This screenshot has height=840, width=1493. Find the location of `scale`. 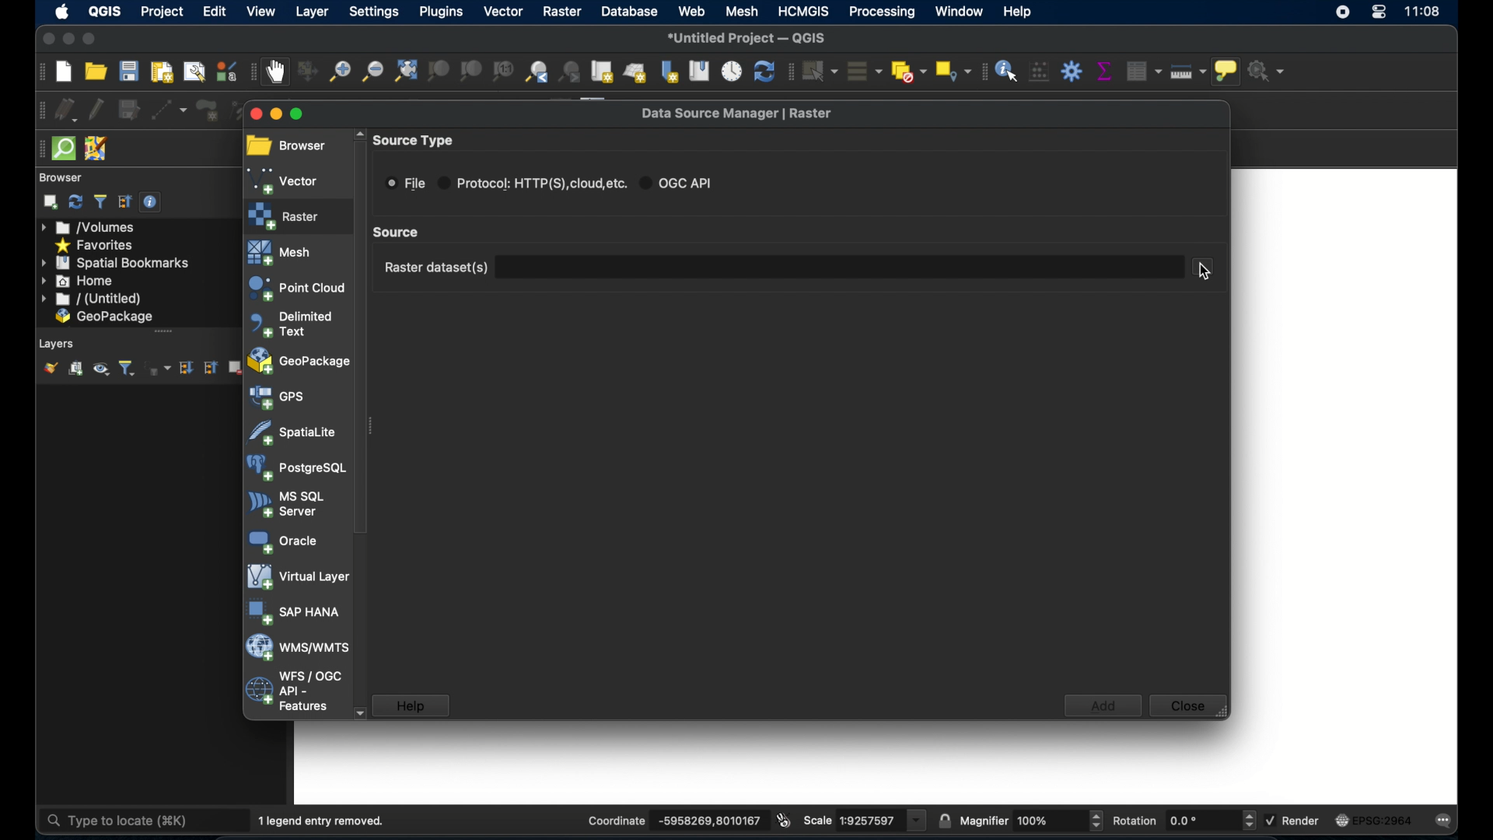

scale is located at coordinates (818, 821).